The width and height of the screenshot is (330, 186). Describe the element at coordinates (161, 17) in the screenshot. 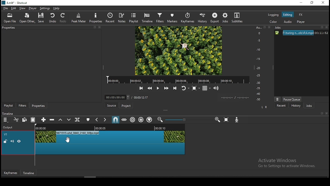

I see `filters` at that location.